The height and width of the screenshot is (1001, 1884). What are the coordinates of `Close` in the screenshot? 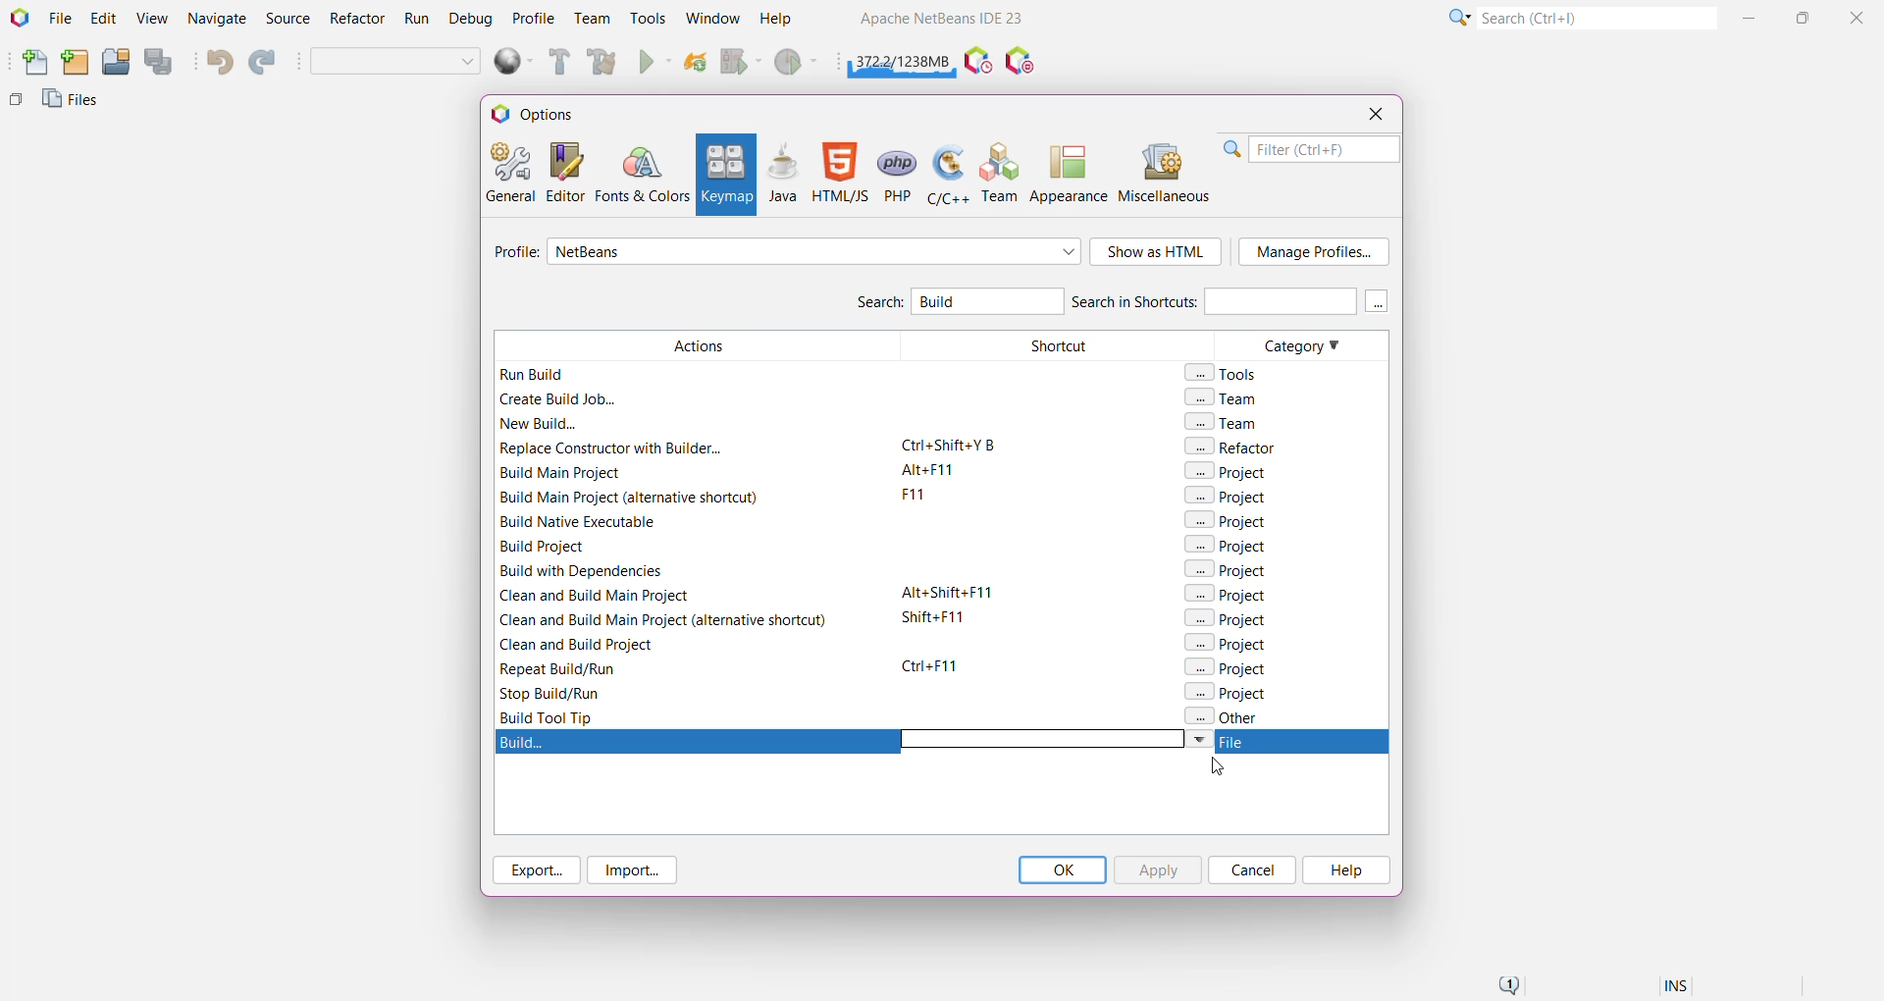 It's located at (1375, 114).